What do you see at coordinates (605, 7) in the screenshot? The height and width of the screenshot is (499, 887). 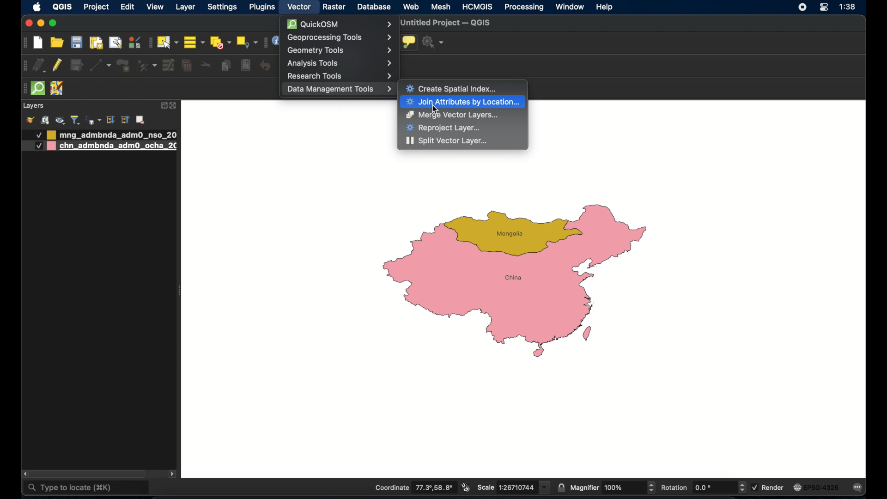 I see `help` at bounding box center [605, 7].